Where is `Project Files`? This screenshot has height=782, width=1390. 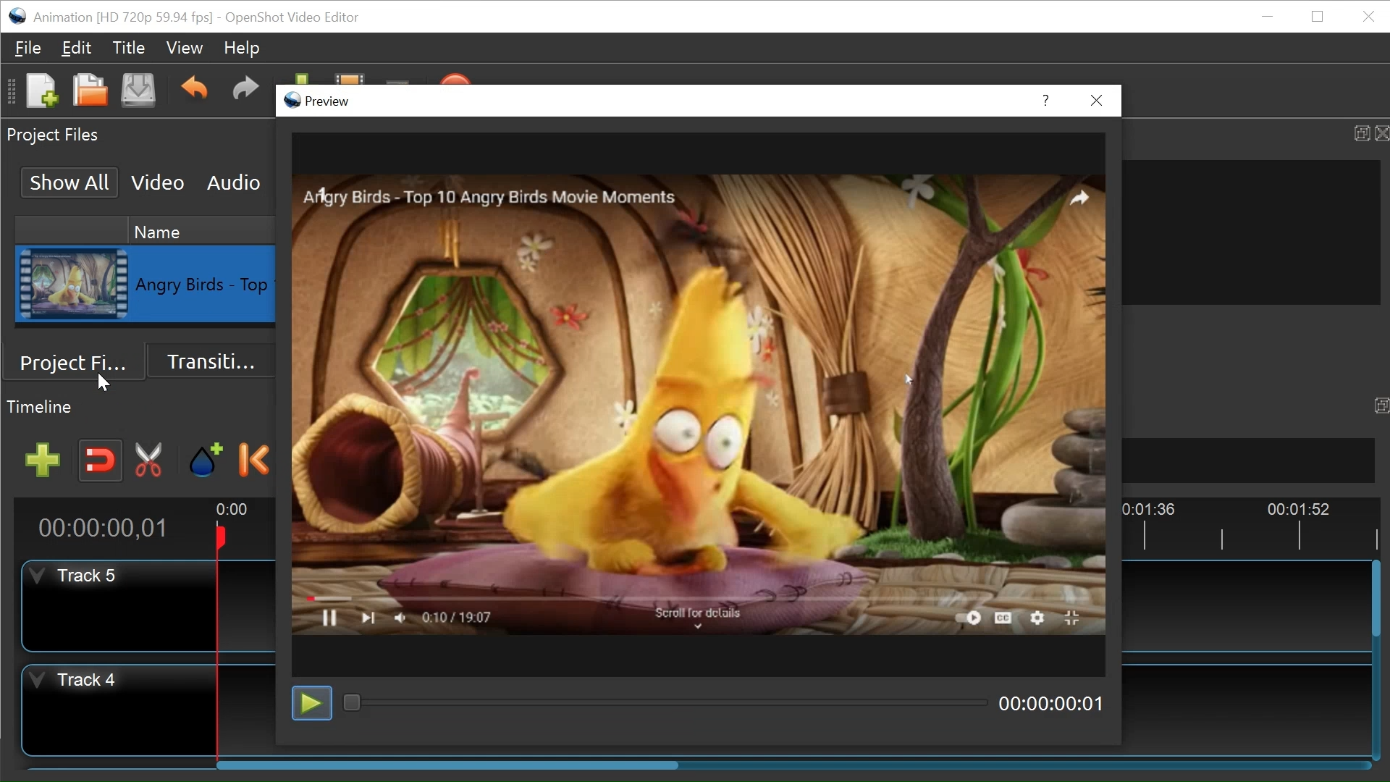 Project Files is located at coordinates (77, 363).